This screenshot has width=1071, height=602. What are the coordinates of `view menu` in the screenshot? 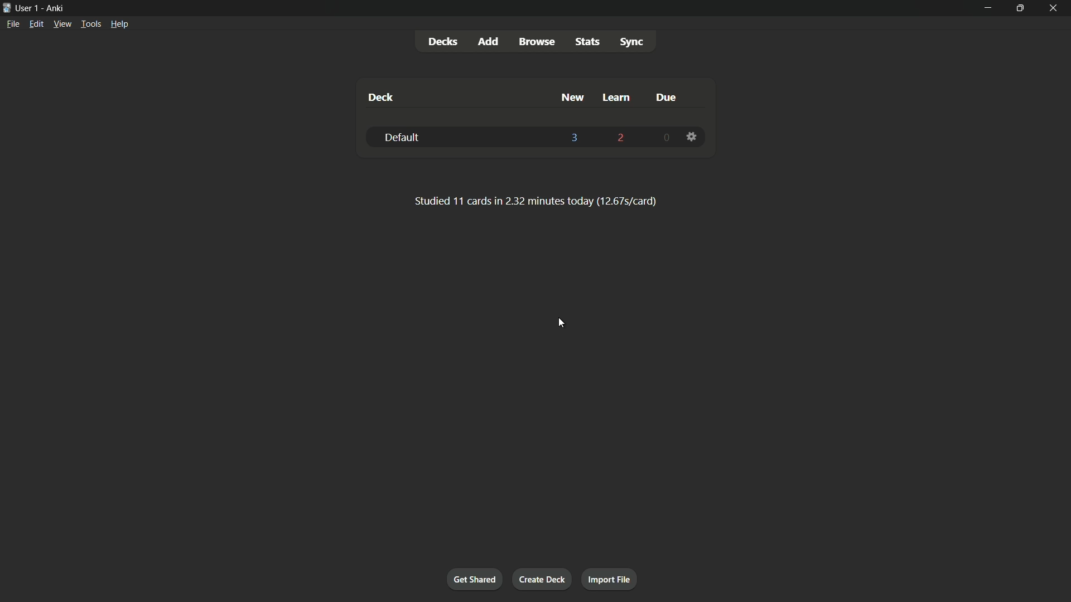 It's located at (62, 24).